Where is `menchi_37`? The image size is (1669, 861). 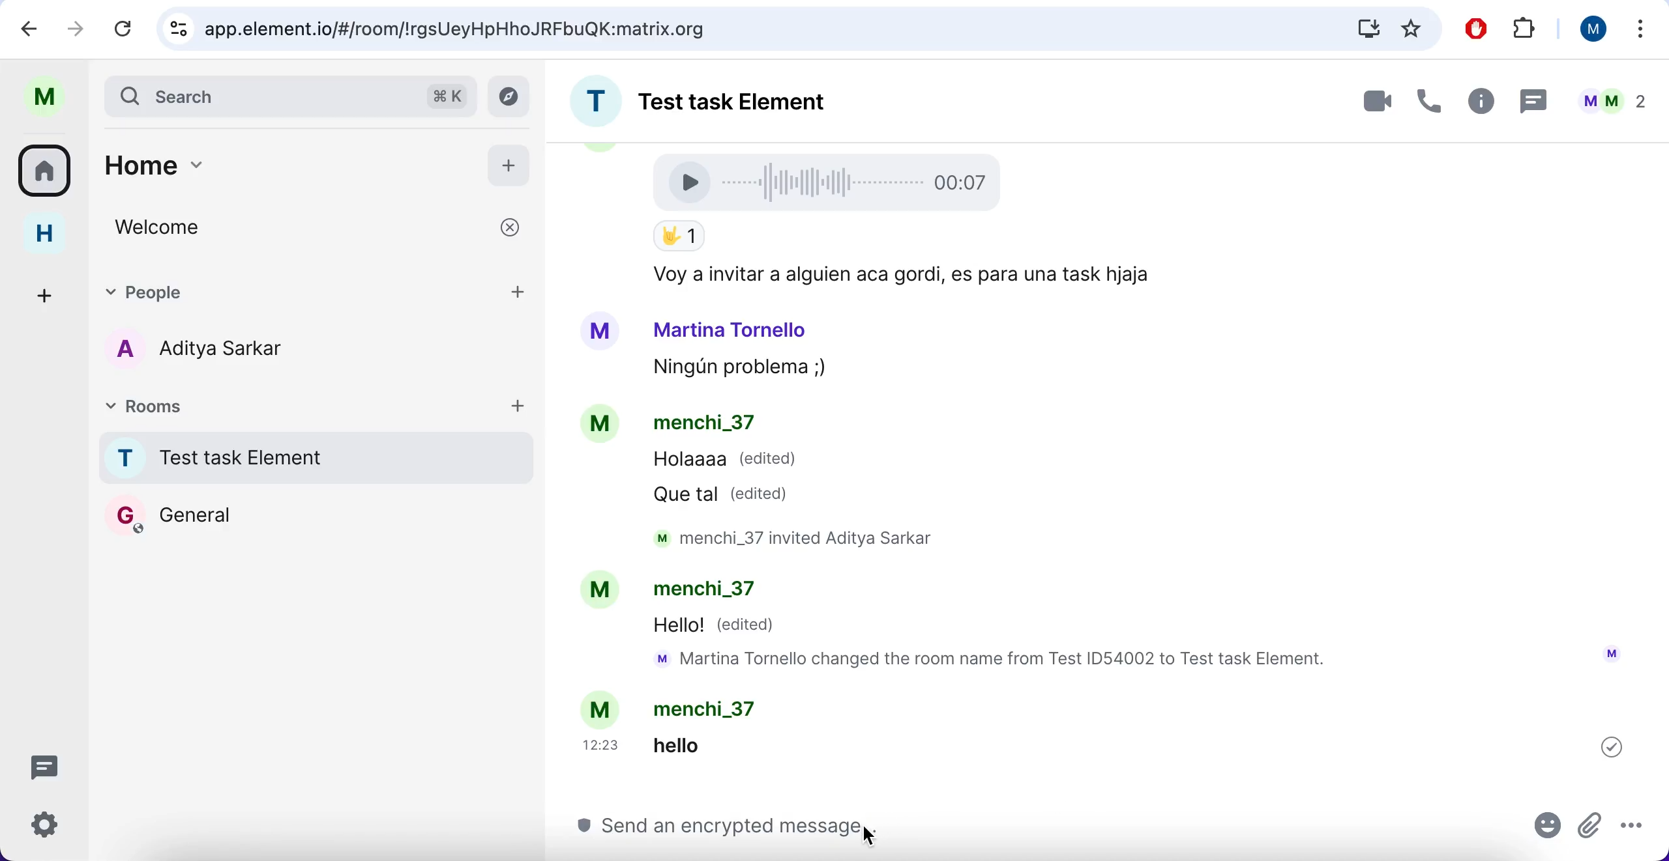 menchi_37 is located at coordinates (704, 425).